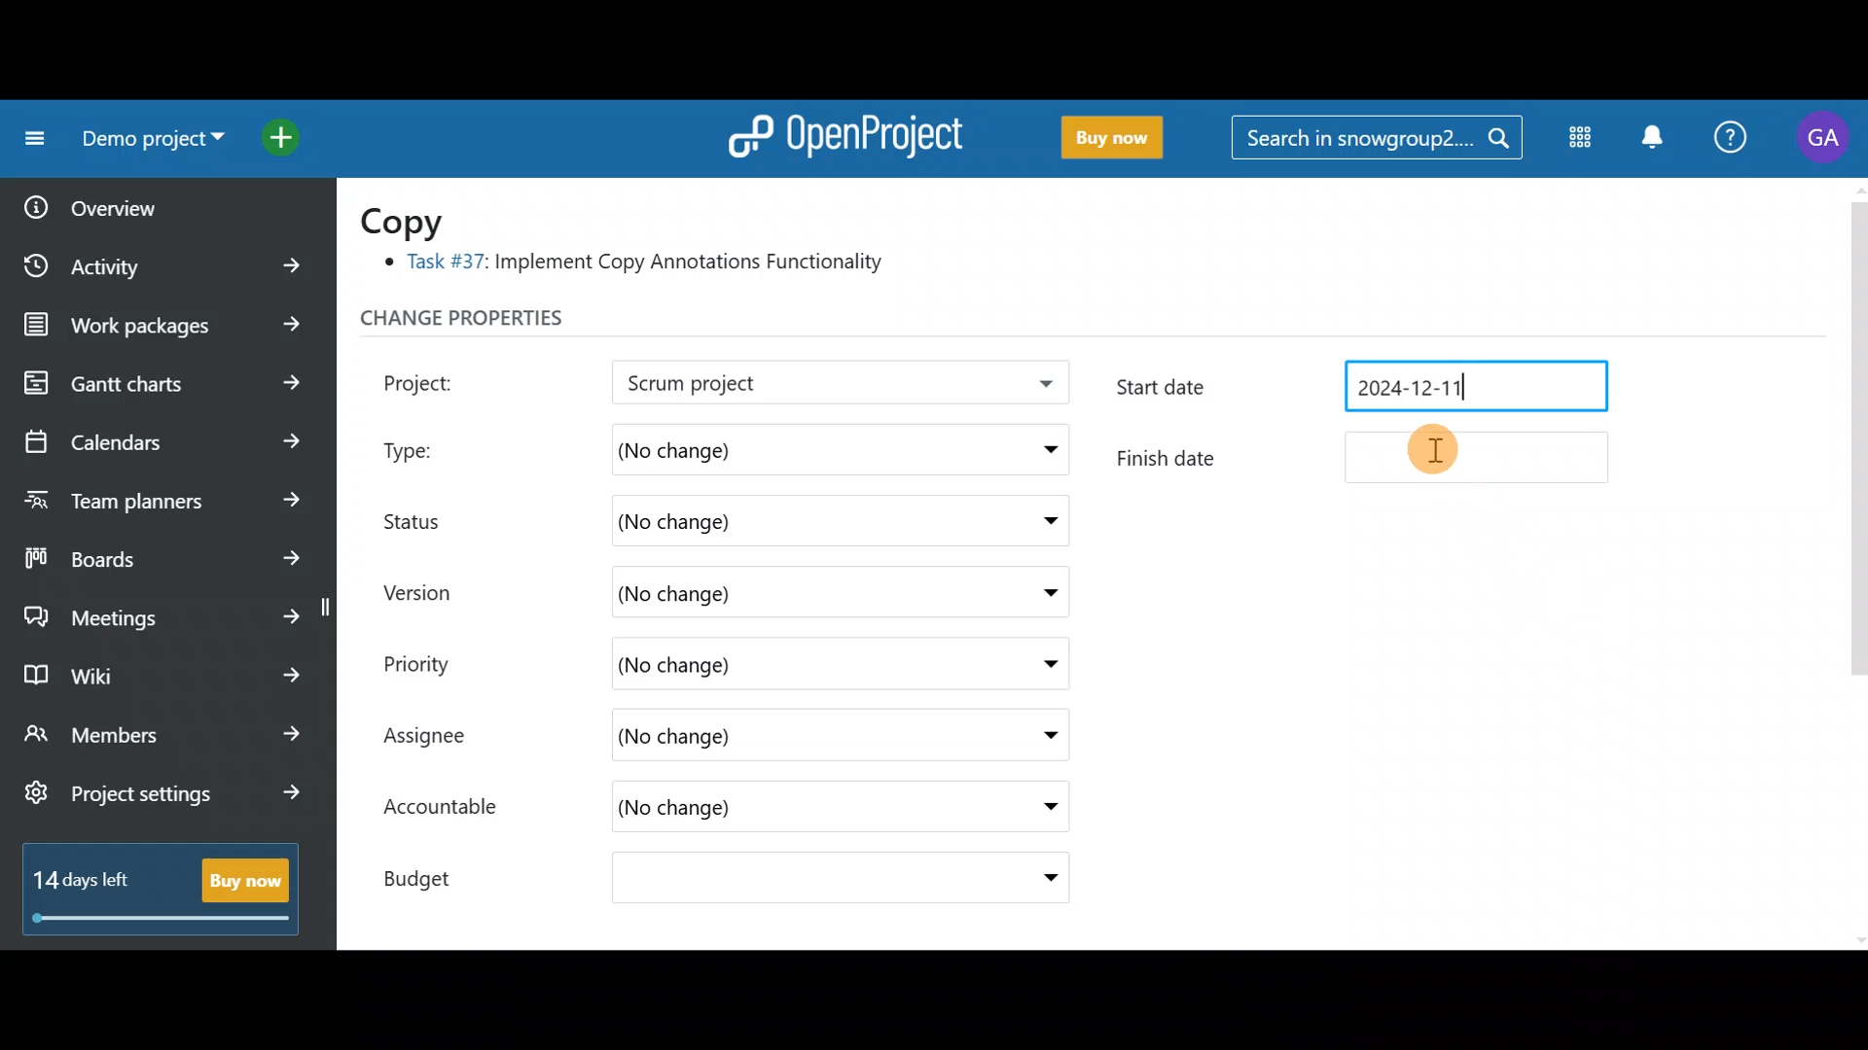 This screenshot has width=1868, height=1050. Describe the element at coordinates (443, 380) in the screenshot. I see `Project` at that location.